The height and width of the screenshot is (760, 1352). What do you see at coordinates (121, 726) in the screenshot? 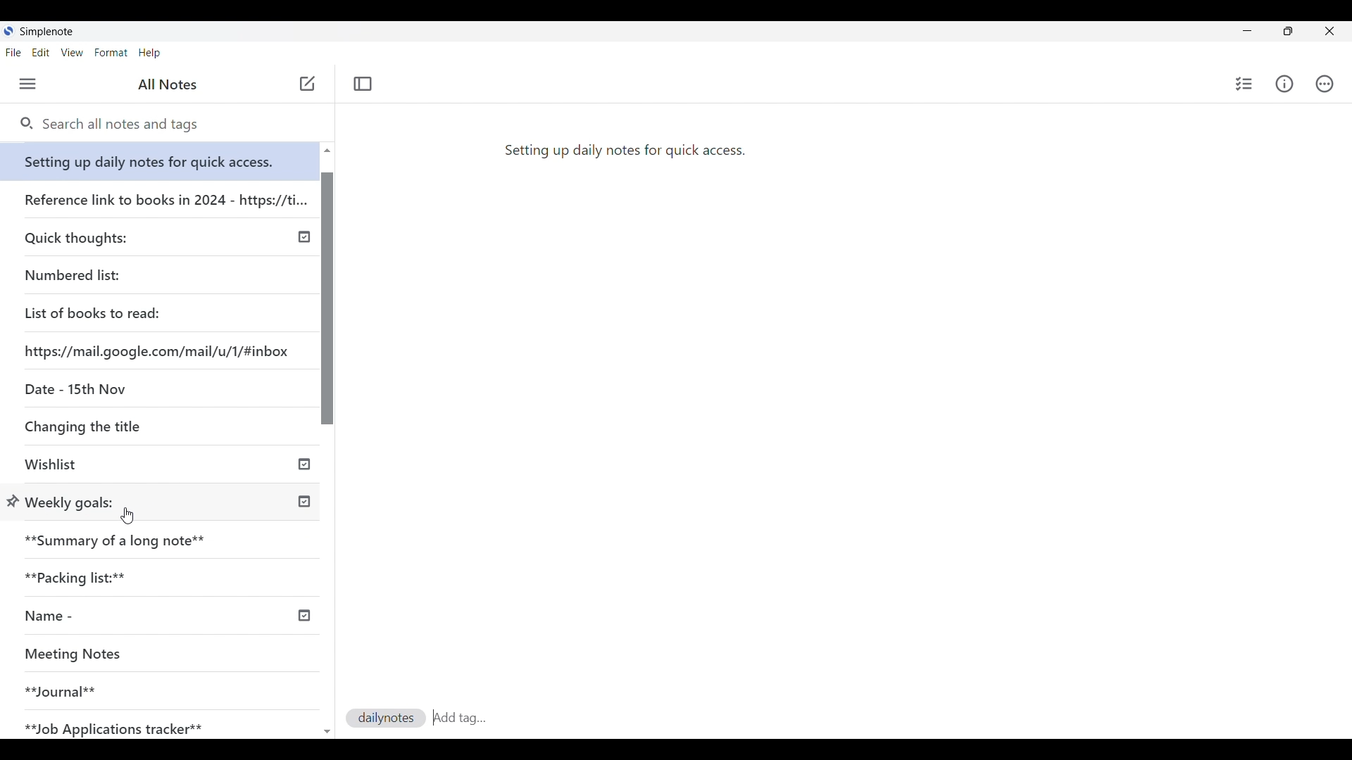
I see `Job Application tracker` at bounding box center [121, 726].